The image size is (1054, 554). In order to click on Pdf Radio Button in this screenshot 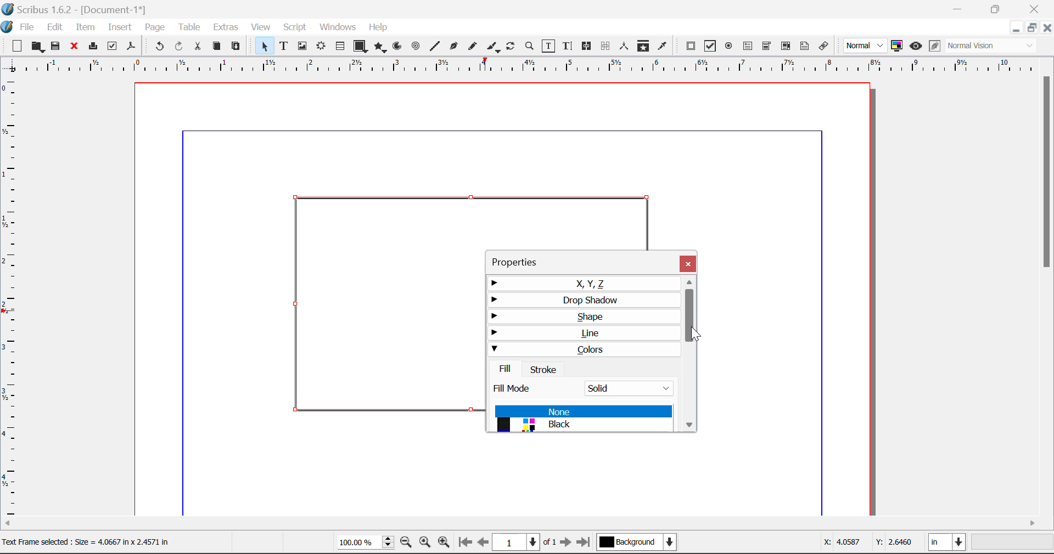, I will do `click(728, 47)`.